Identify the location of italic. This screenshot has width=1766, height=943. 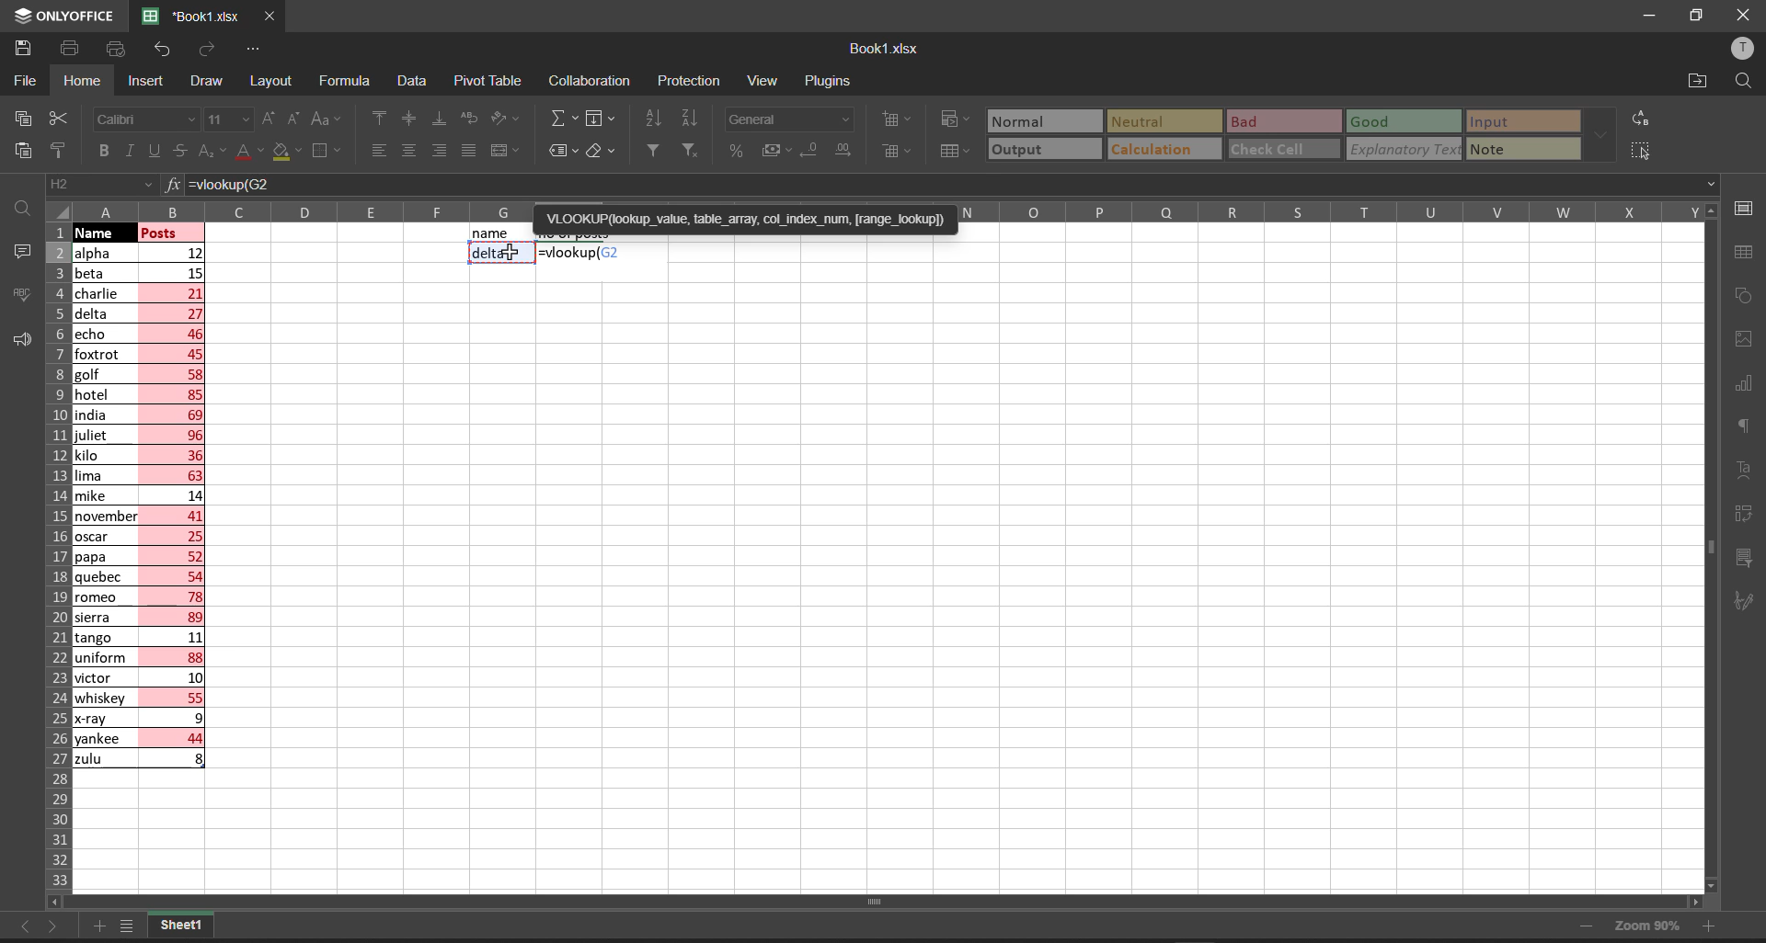
(128, 151).